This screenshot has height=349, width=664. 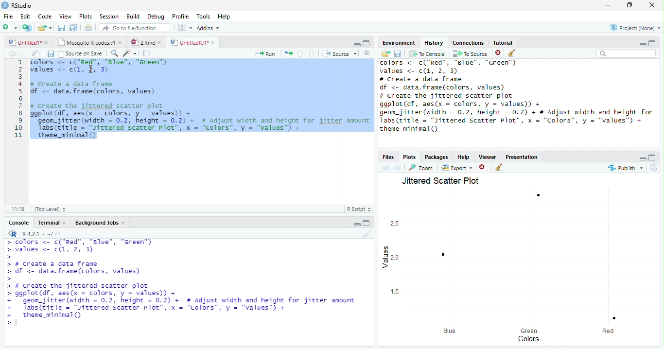 I want to click on Clear all plots, so click(x=498, y=167).